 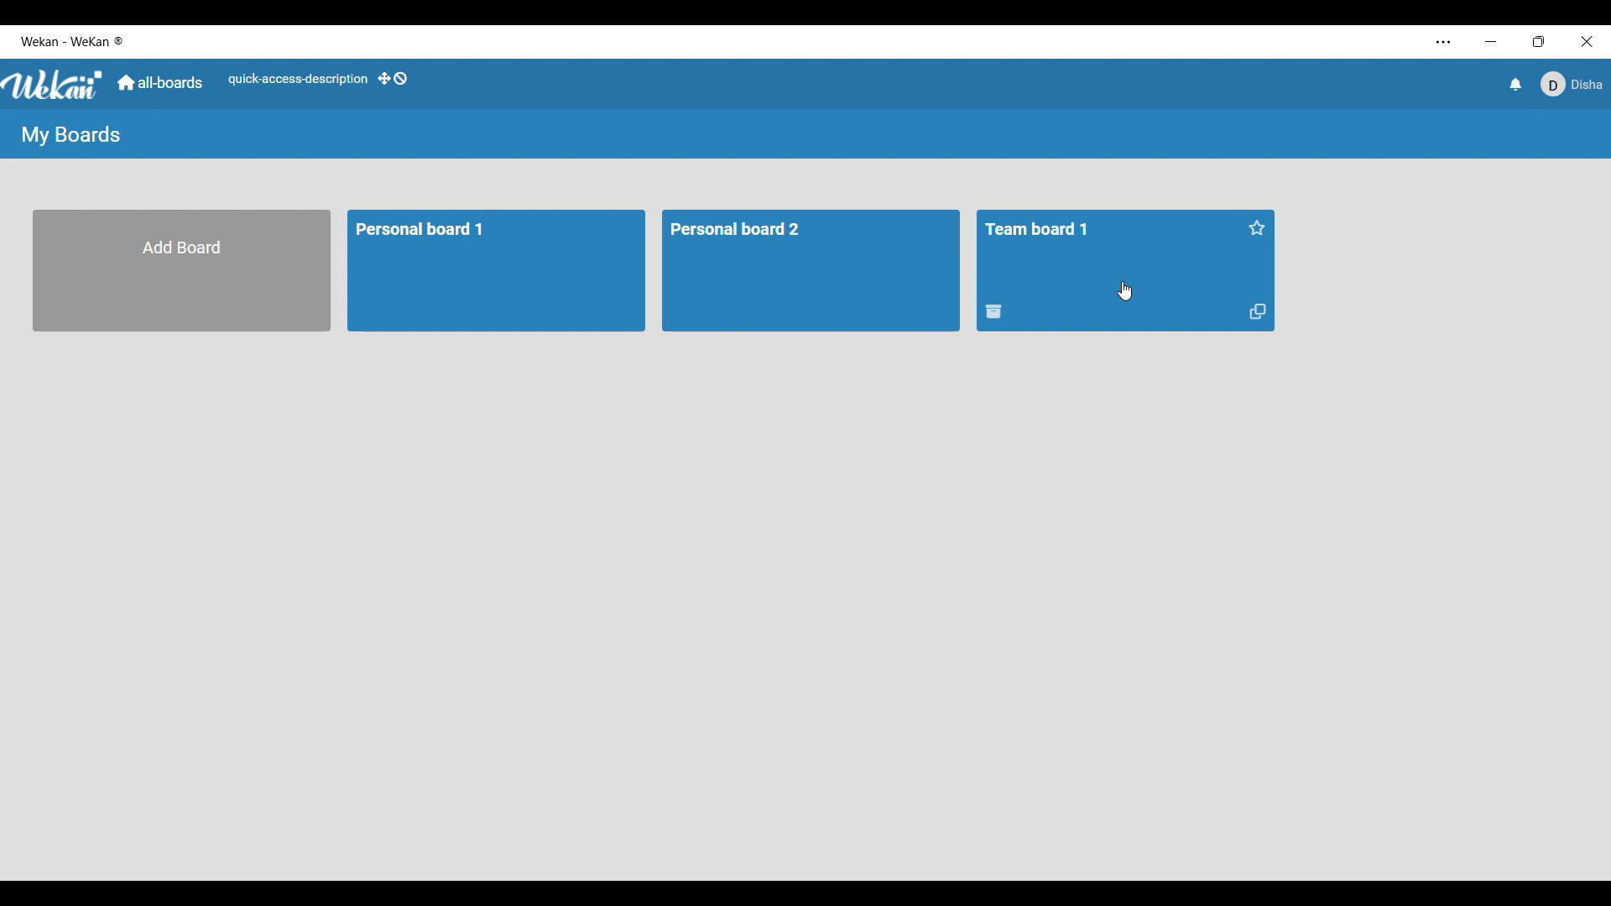 What do you see at coordinates (77, 42) in the screenshot?
I see `Board name included` at bounding box center [77, 42].